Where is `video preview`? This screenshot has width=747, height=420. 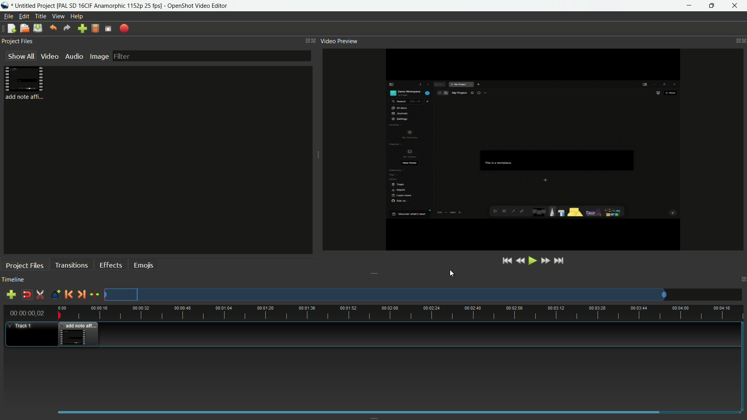
video preview is located at coordinates (530, 150).